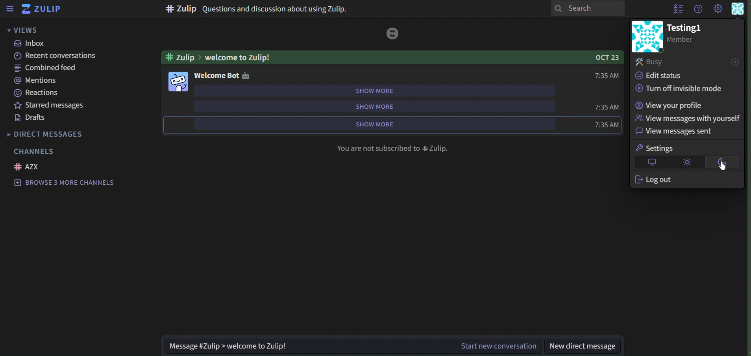 The height and width of the screenshot is (356, 751). Describe the element at coordinates (37, 80) in the screenshot. I see `mentions` at that location.